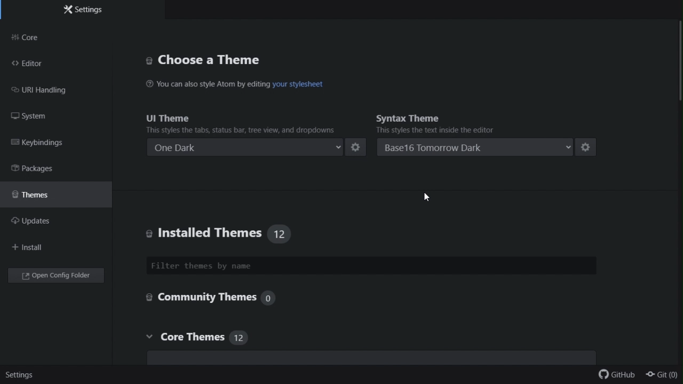 The width and height of the screenshot is (683, 384). What do you see at coordinates (46, 92) in the screenshot?
I see `URI handling` at bounding box center [46, 92].